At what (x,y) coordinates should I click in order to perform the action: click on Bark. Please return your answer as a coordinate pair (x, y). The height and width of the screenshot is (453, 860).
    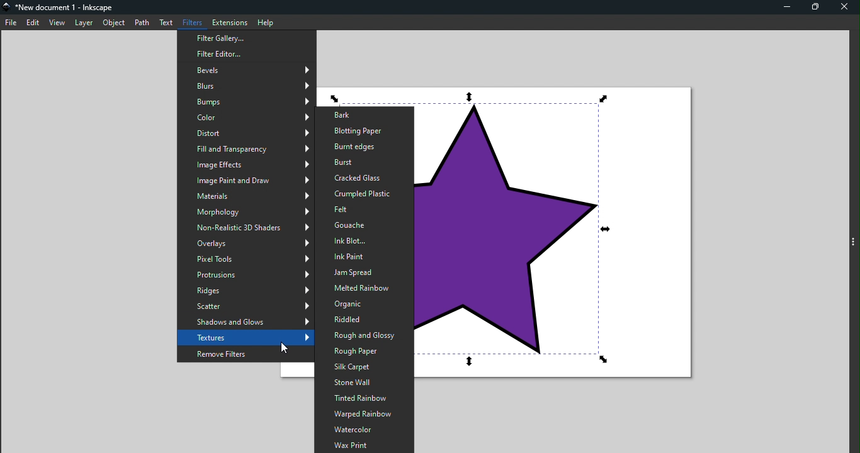
    Looking at the image, I should click on (363, 115).